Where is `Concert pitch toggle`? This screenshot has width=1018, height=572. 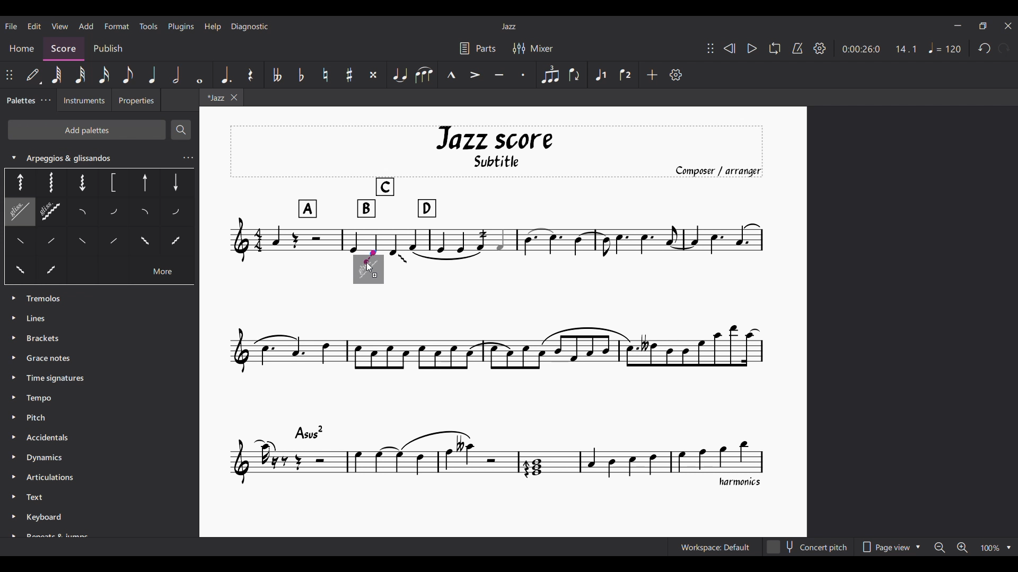 Concert pitch toggle is located at coordinates (808, 547).